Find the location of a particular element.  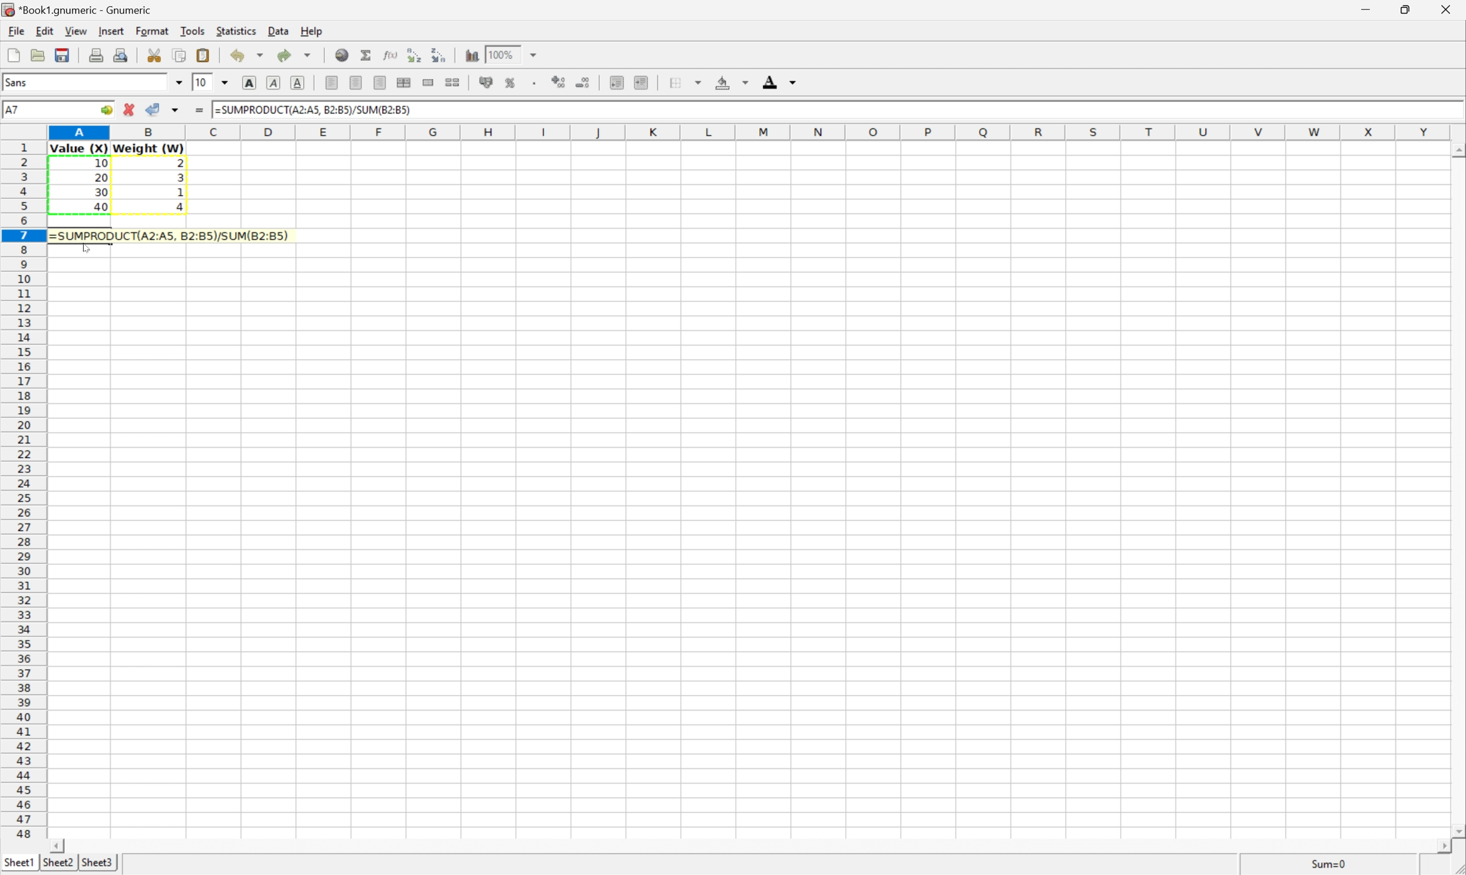

Close is located at coordinates (1446, 10).